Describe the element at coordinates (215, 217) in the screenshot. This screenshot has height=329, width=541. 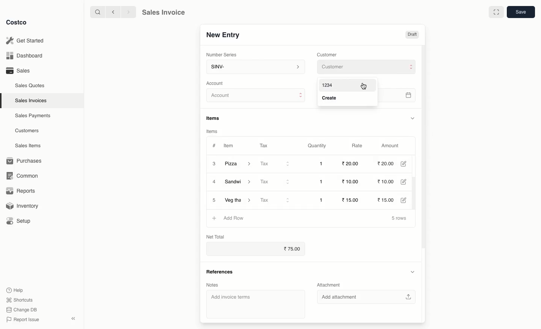
I see `Add` at that location.